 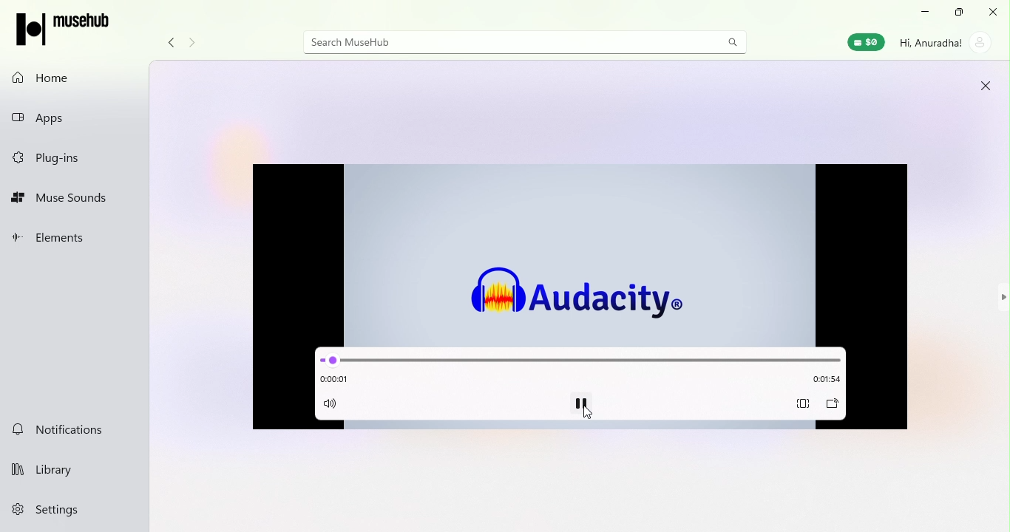 What do you see at coordinates (582, 404) in the screenshot?
I see `Pause` at bounding box center [582, 404].